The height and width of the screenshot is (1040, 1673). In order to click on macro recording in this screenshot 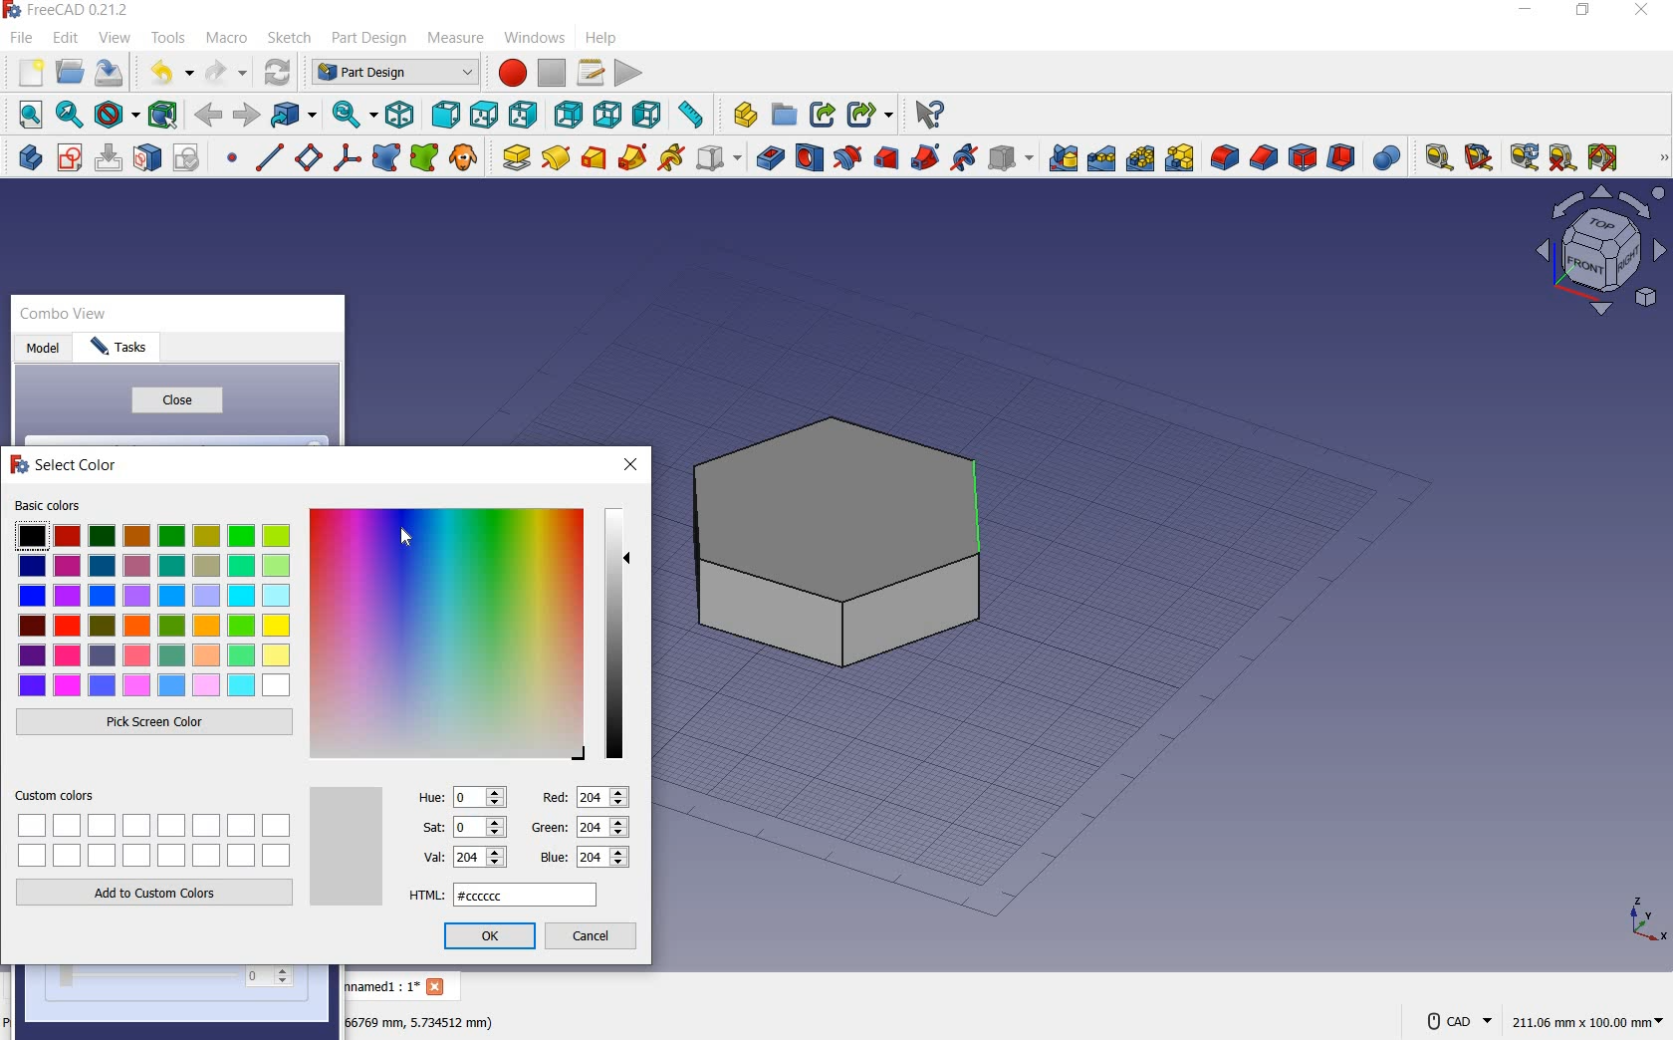, I will do `click(509, 75)`.